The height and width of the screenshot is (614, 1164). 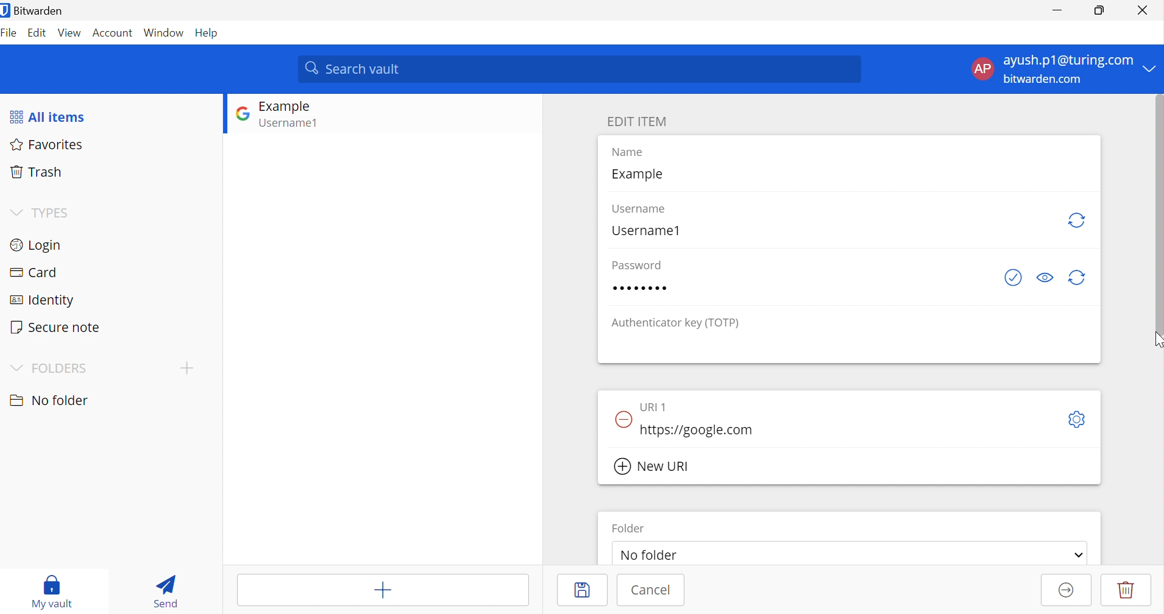 I want to click on Regenerate Password, so click(x=1079, y=277).